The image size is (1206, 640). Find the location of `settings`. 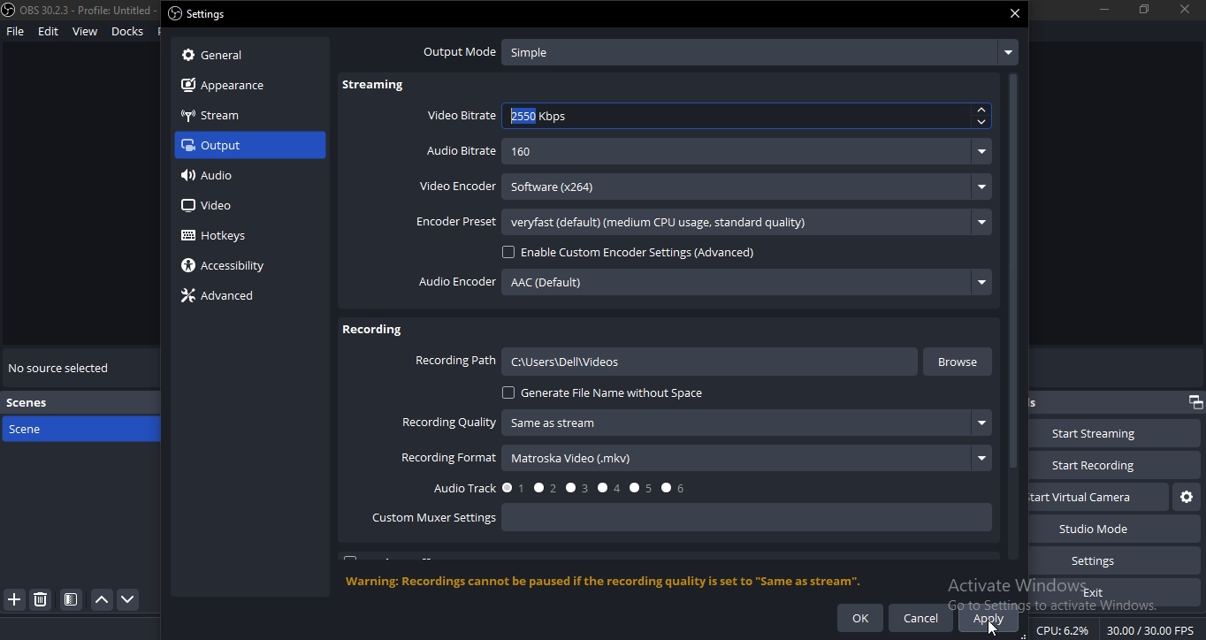

settings is located at coordinates (1107, 560).